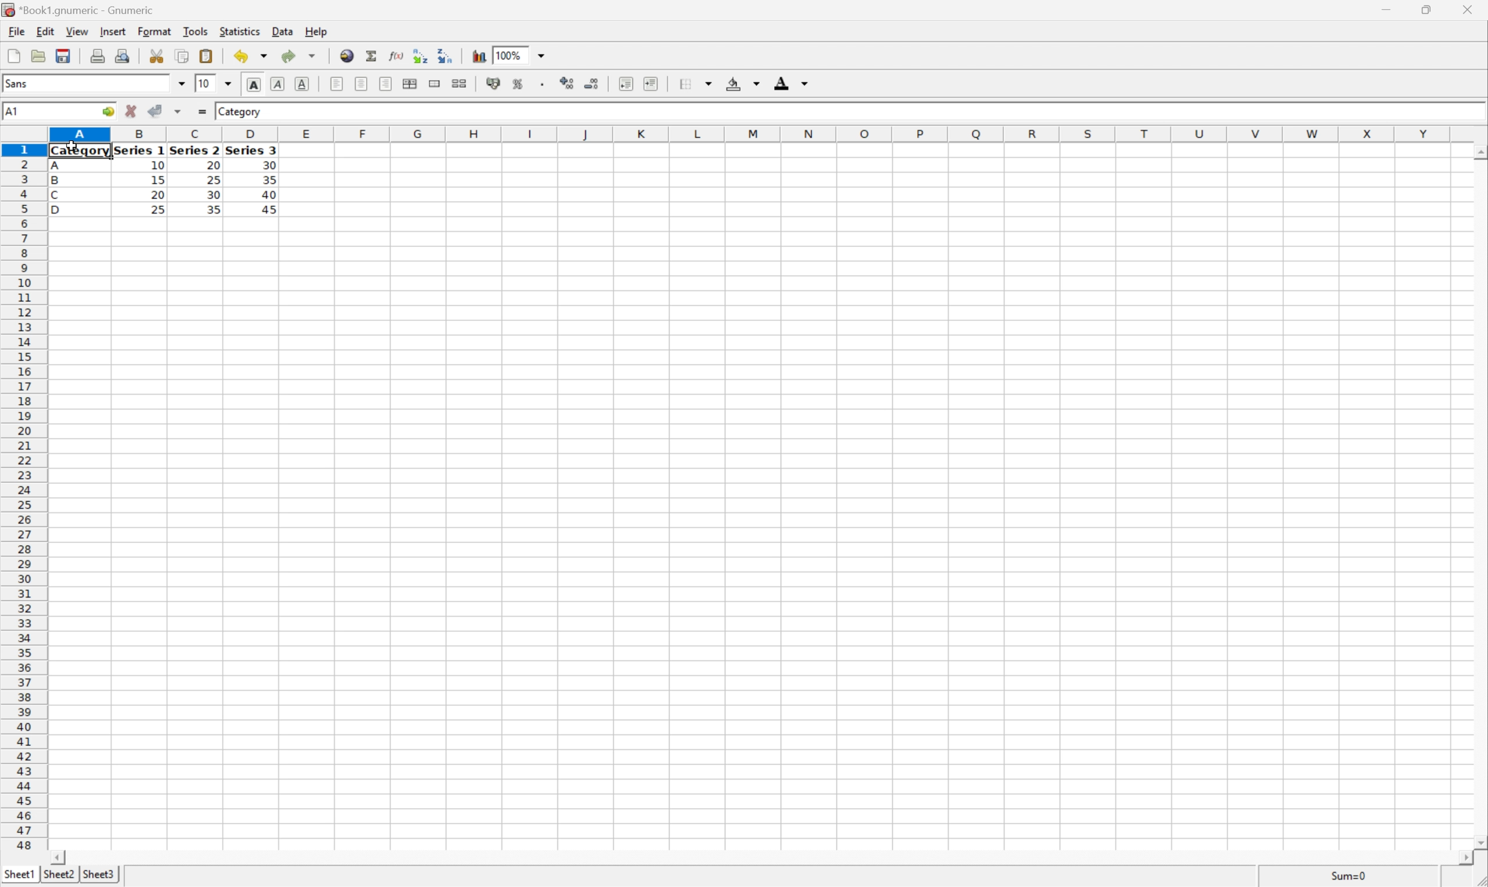 The height and width of the screenshot is (887, 1488). Describe the element at coordinates (650, 85) in the screenshot. I see `Increase indent, and align the contents to the left` at that location.